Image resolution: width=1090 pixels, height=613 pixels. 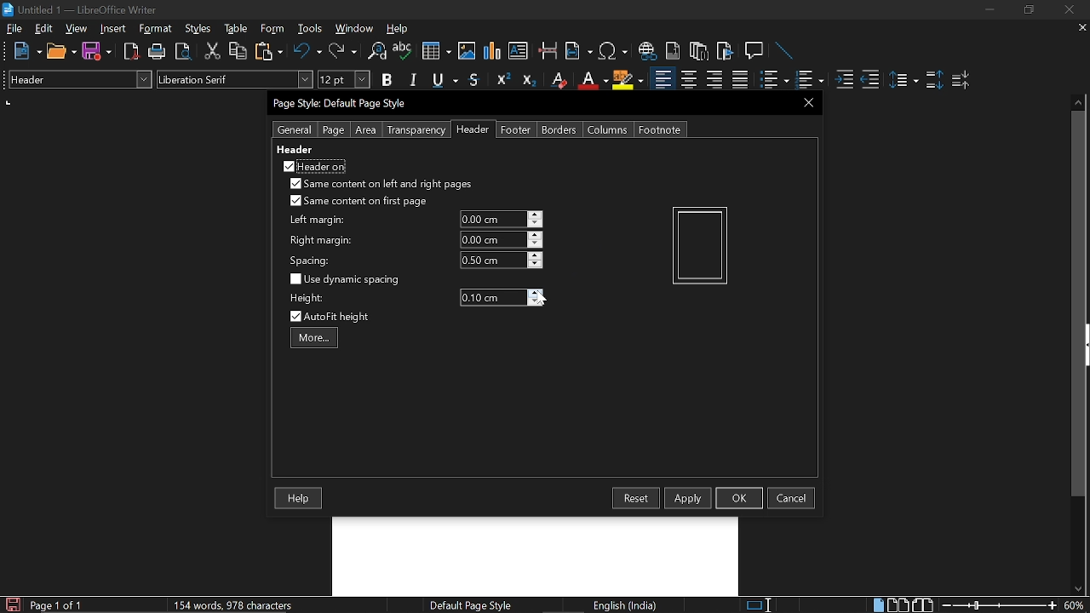 What do you see at coordinates (688, 497) in the screenshot?
I see `Apply` at bounding box center [688, 497].